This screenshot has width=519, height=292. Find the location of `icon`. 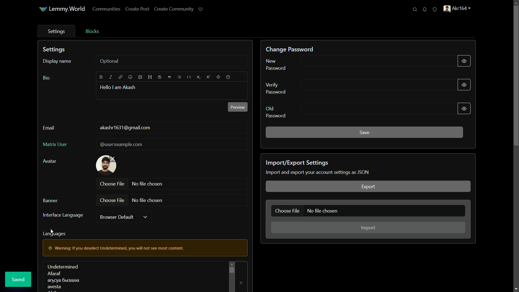

icon is located at coordinates (43, 9).